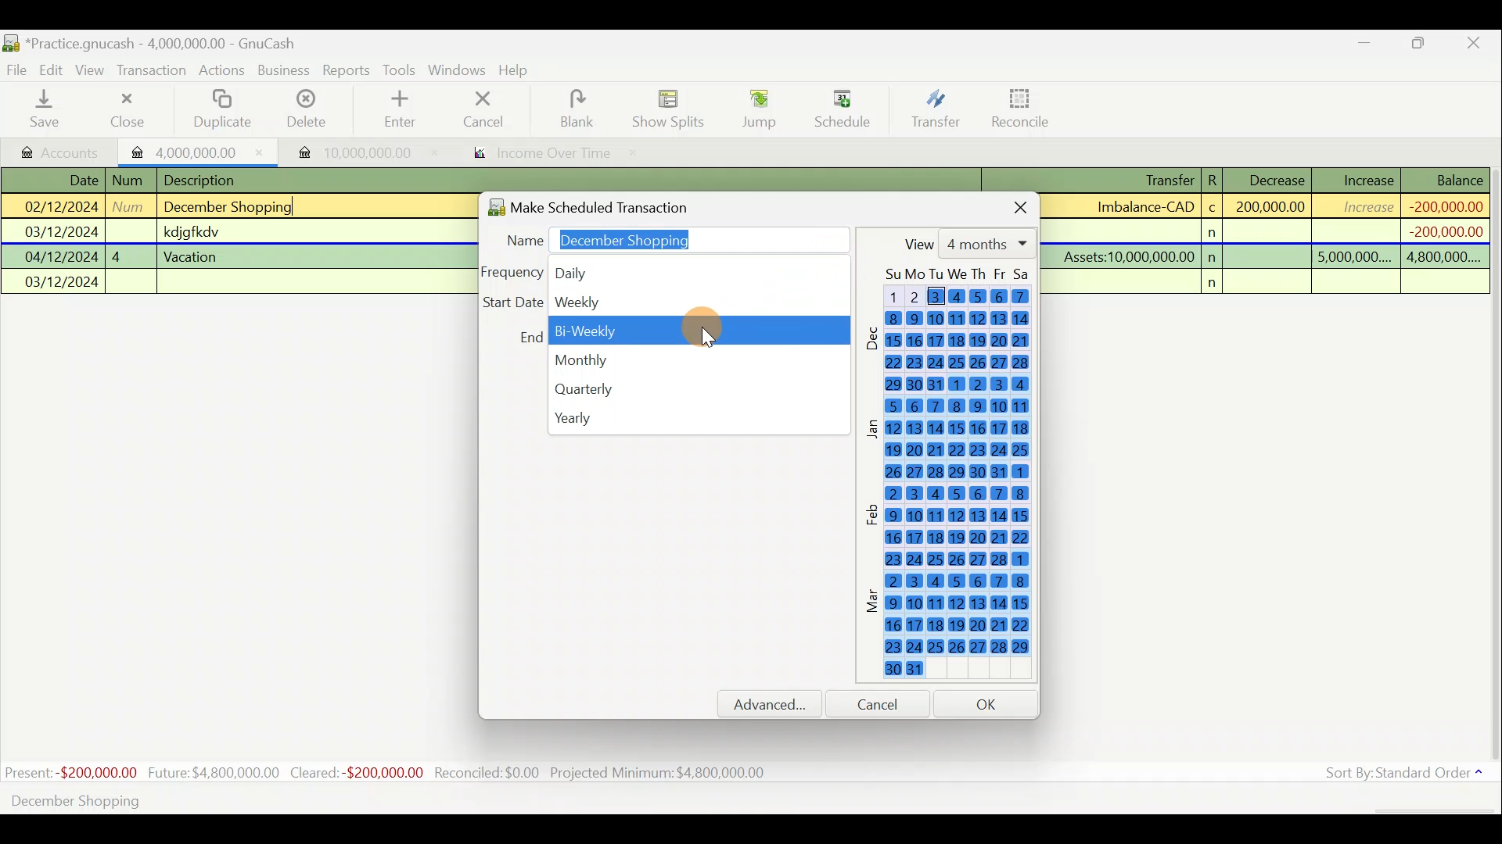  I want to click on View, so click(92, 70).